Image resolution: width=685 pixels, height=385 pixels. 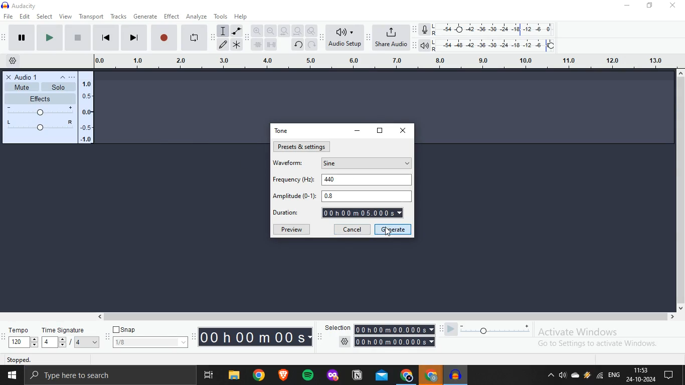 What do you see at coordinates (274, 46) in the screenshot?
I see `Multi time shift` at bounding box center [274, 46].